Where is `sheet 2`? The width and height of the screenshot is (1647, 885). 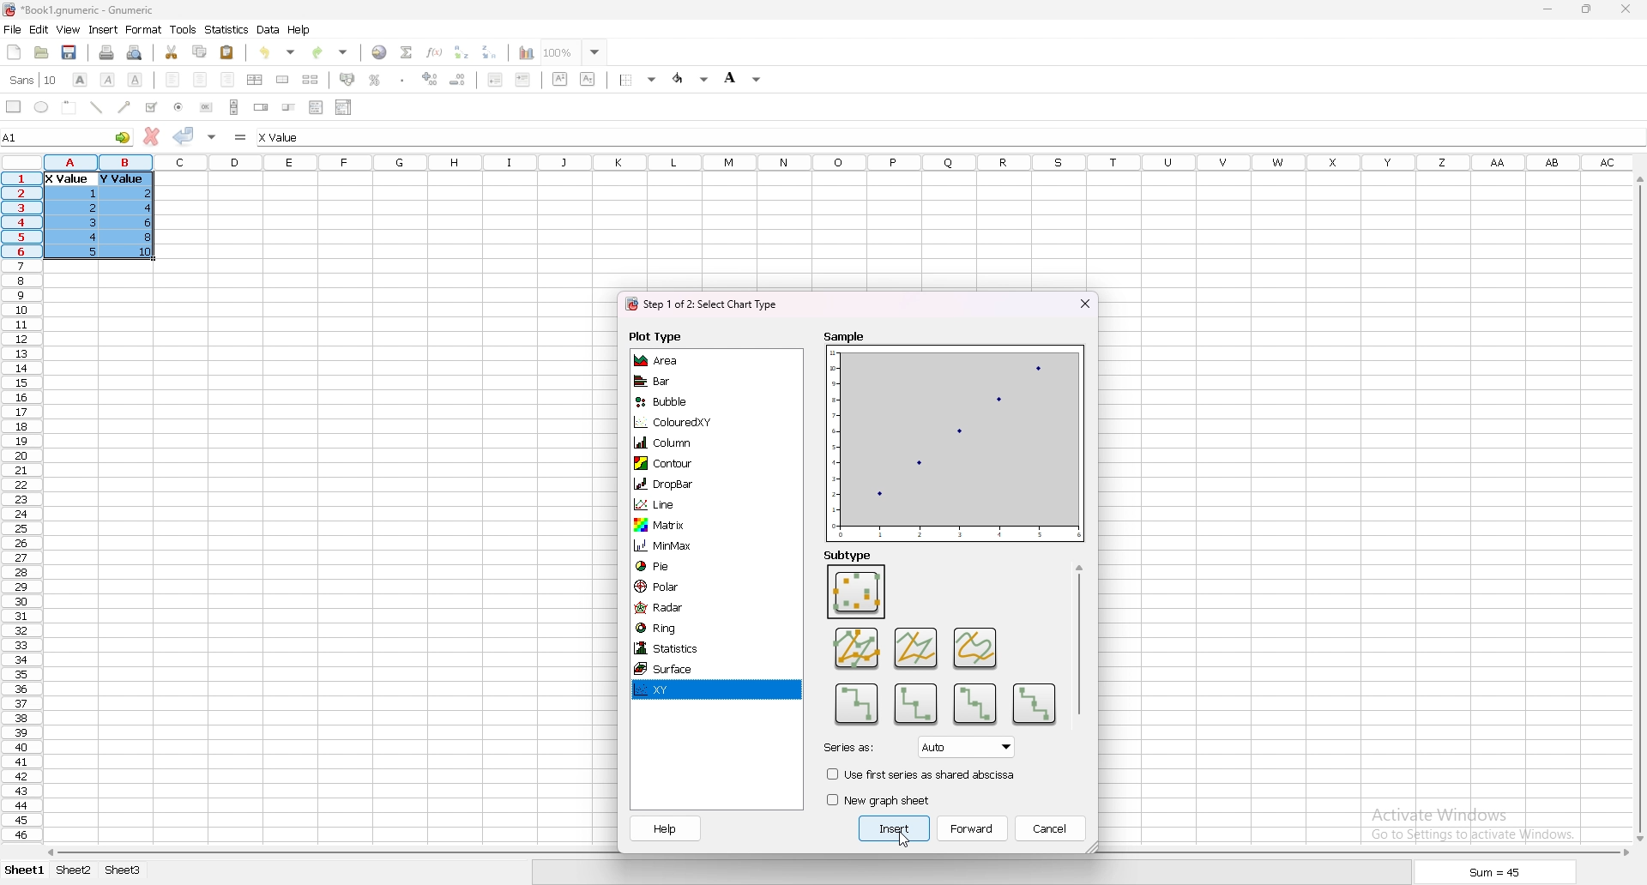
sheet 2 is located at coordinates (75, 871).